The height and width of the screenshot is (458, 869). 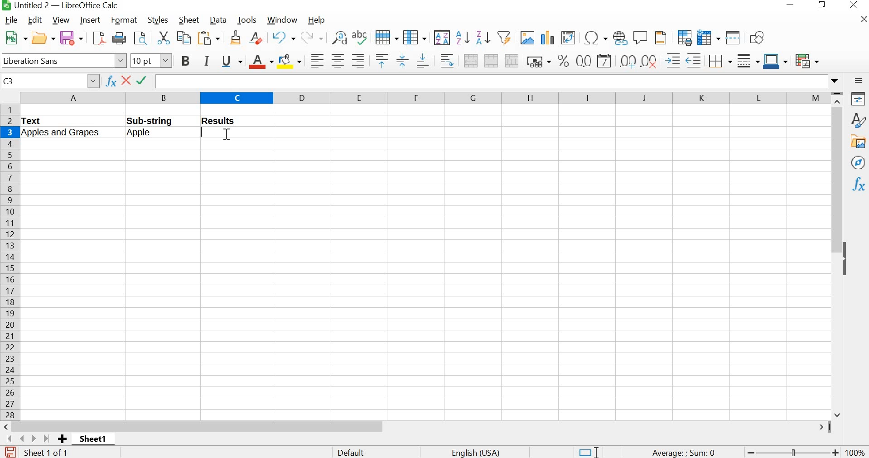 What do you see at coordinates (619, 38) in the screenshot?
I see `insert hyperlink` at bounding box center [619, 38].